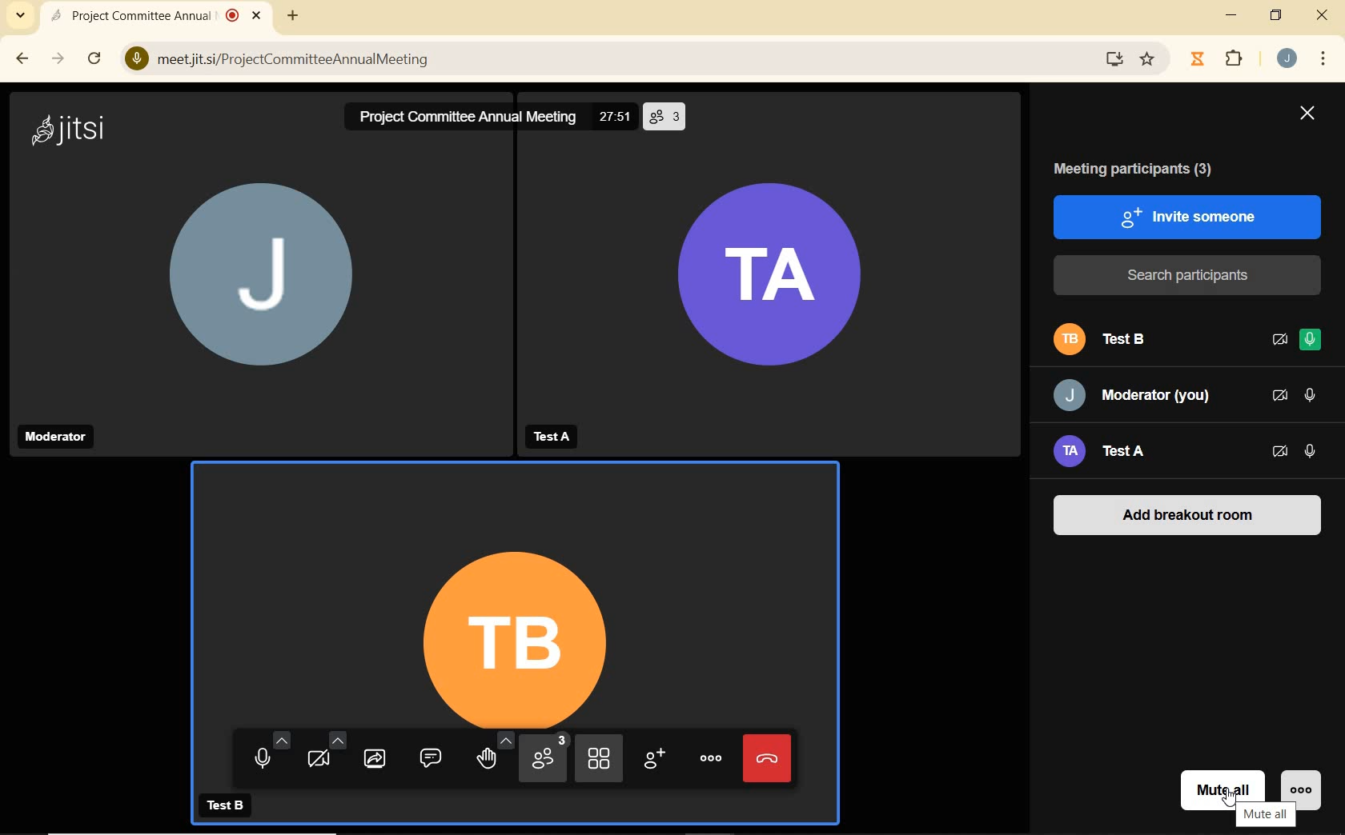 This screenshot has height=835, width=1345. What do you see at coordinates (1111, 341) in the screenshot?
I see `PARTICIPANT B` at bounding box center [1111, 341].